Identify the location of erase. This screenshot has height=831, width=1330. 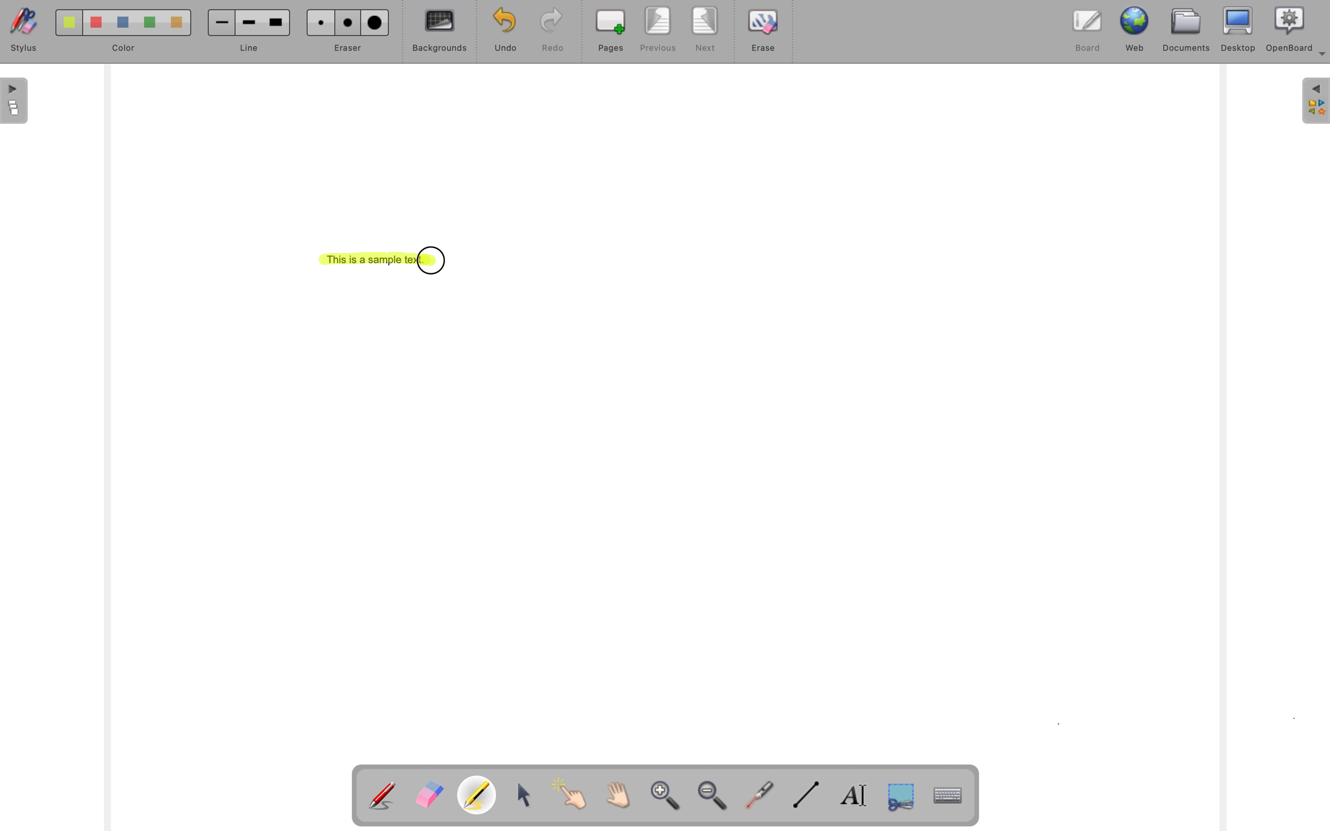
(763, 31).